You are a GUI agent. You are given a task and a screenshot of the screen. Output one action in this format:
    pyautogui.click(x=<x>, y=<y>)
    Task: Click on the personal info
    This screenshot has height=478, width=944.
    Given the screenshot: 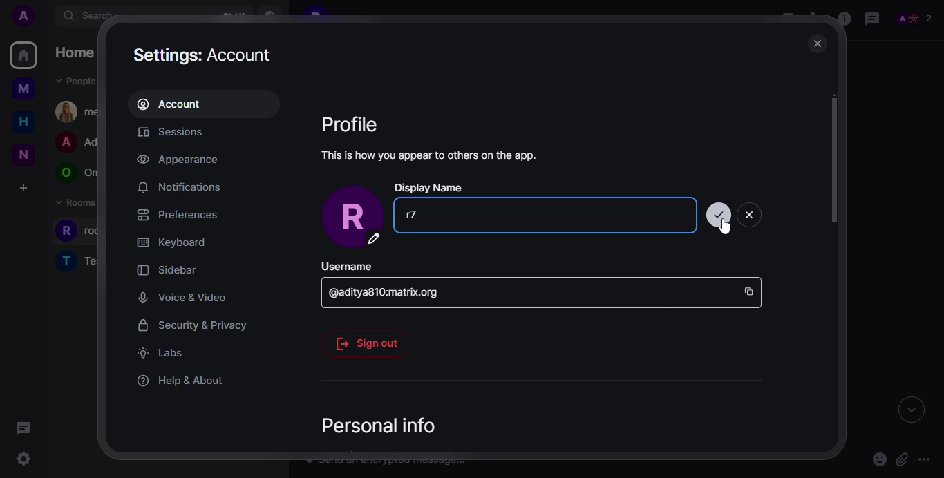 What is the action you would take?
    pyautogui.click(x=381, y=424)
    